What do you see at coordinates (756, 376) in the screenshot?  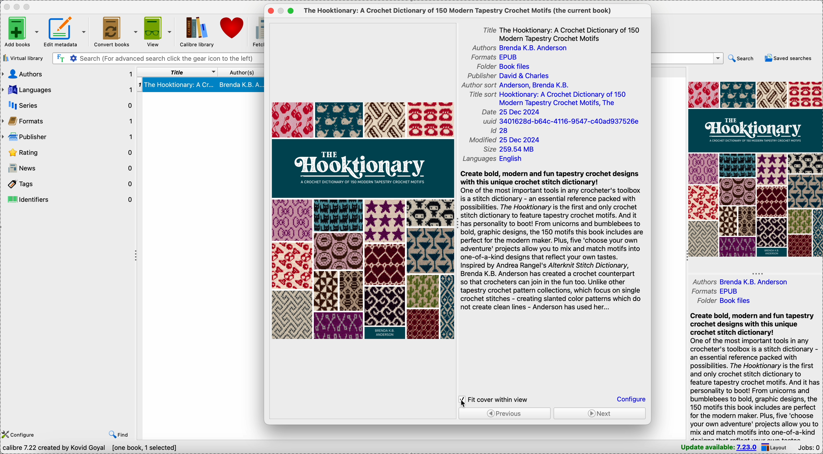 I see `synopsis` at bounding box center [756, 376].